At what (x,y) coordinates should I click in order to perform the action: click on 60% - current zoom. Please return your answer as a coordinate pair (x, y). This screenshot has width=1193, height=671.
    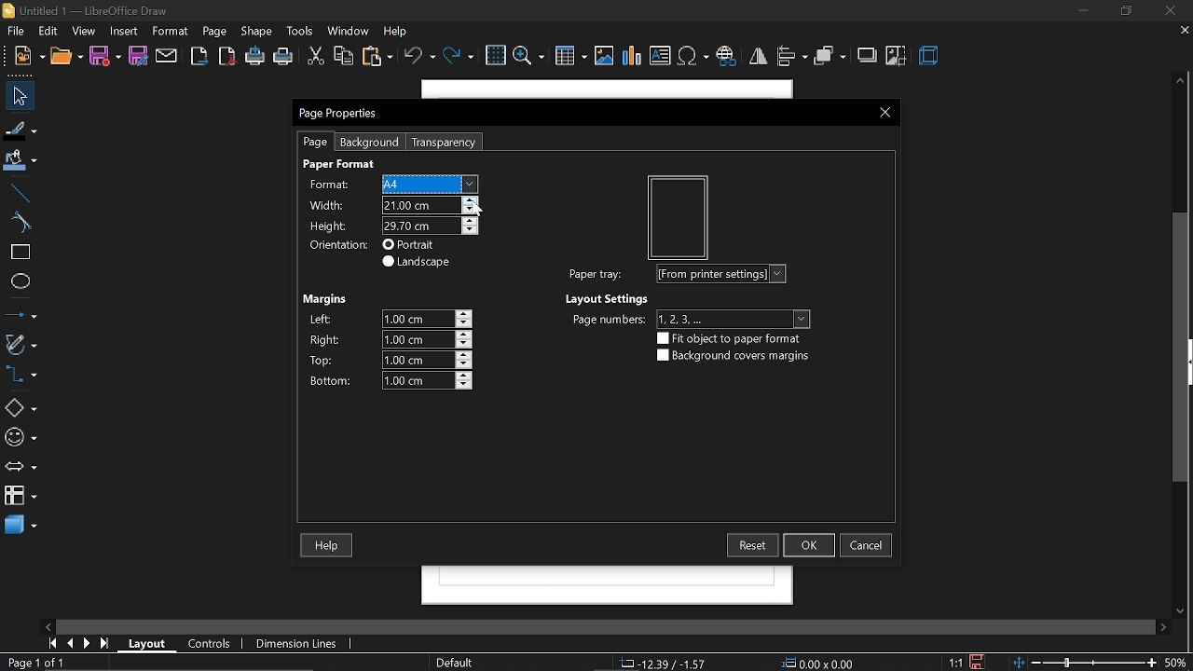
    Looking at the image, I should click on (1179, 660).